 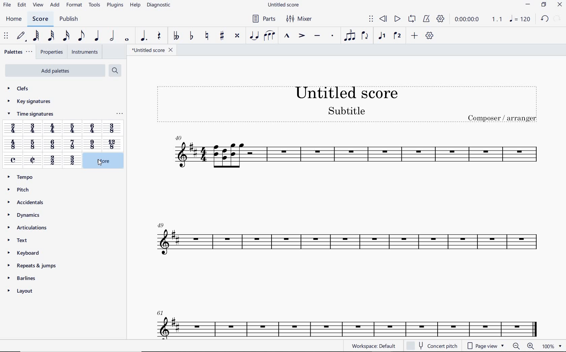 I want to click on PROPERTIES, so click(x=51, y=52).